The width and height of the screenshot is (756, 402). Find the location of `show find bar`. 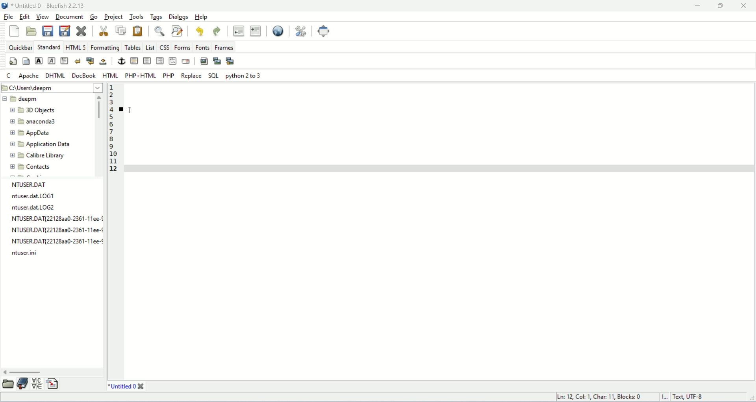

show find bar is located at coordinates (160, 31).